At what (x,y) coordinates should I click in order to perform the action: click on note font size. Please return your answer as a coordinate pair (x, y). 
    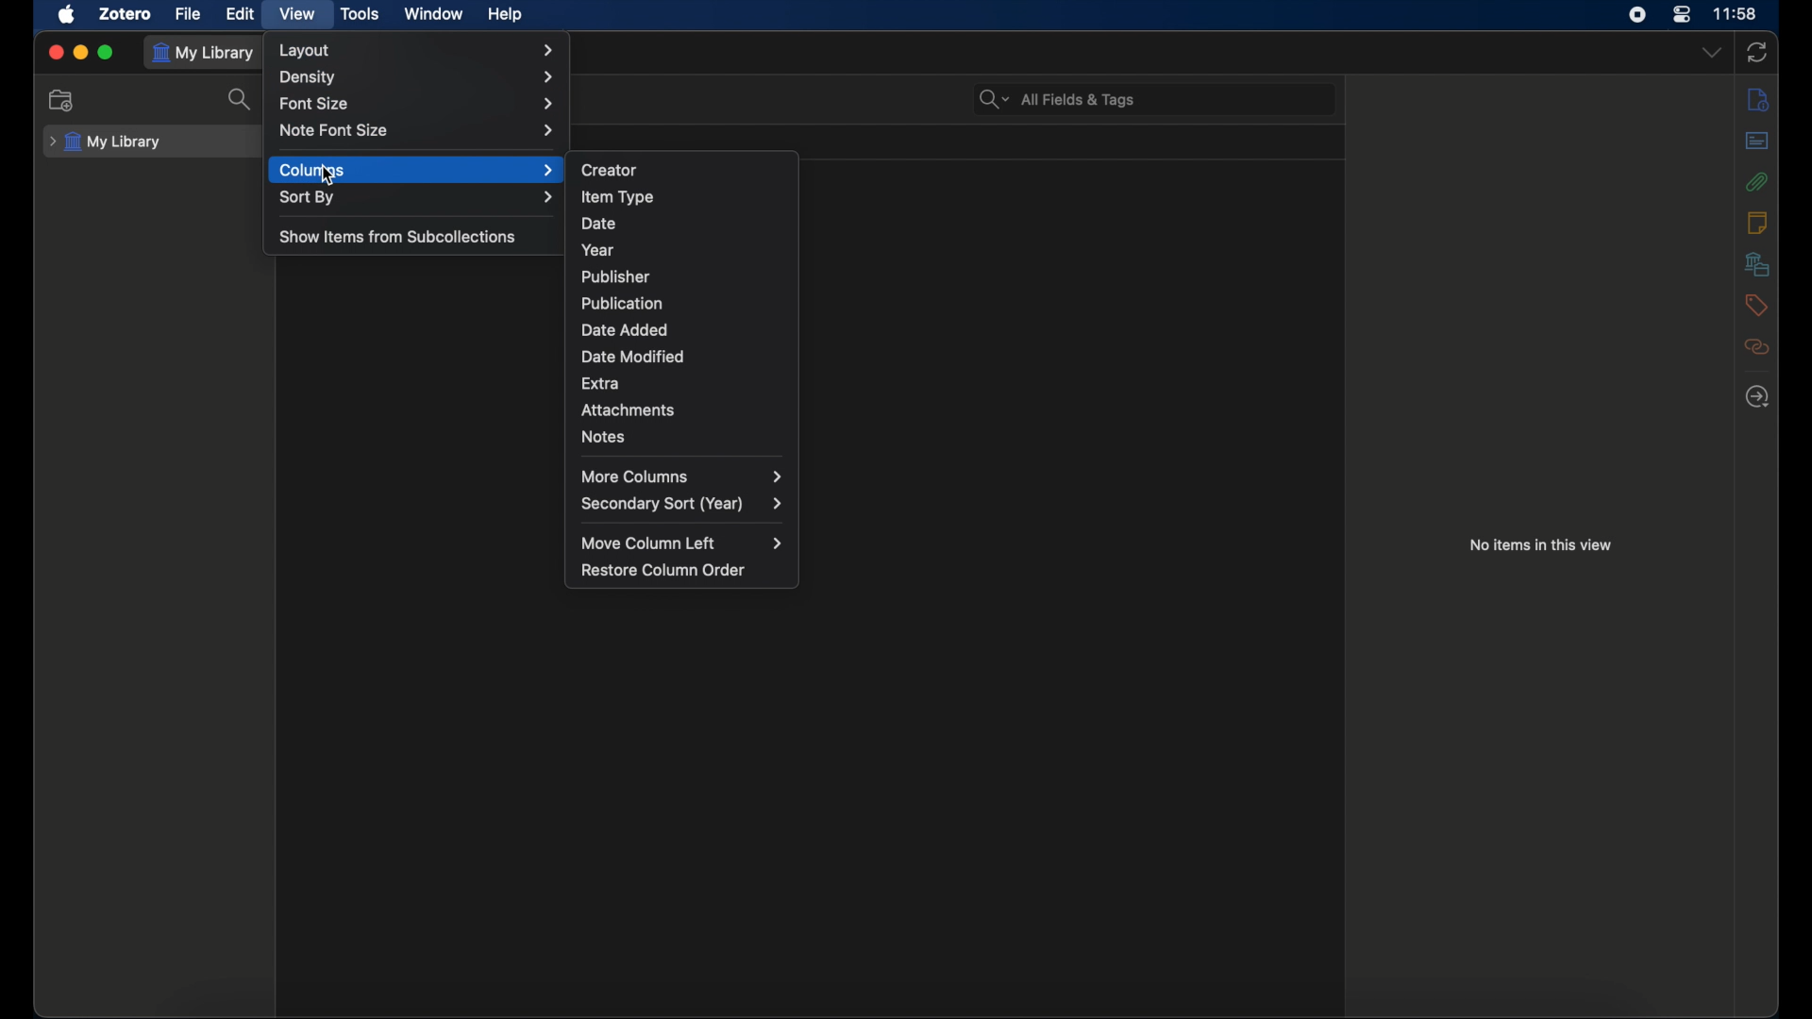
    Looking at the image, I should click on (420, 130).